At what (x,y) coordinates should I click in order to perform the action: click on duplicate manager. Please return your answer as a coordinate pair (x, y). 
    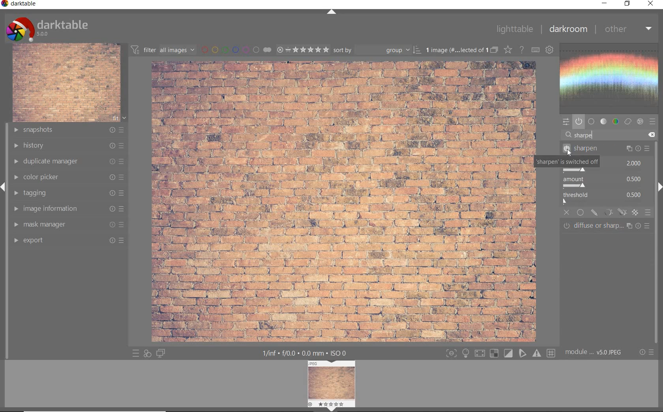
    Looking at the image, I should click on (69, 162).